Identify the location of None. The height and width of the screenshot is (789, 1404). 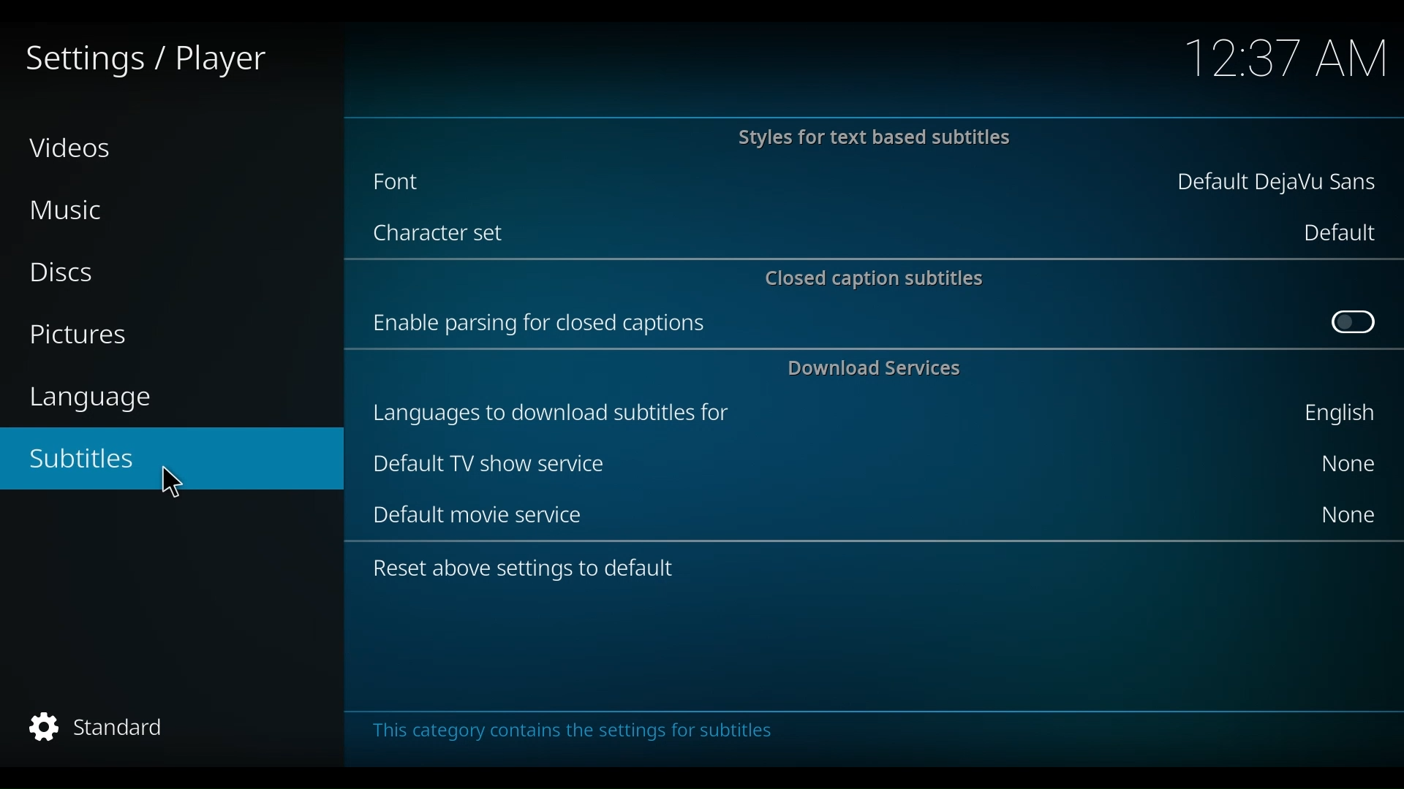
(1346, 465).